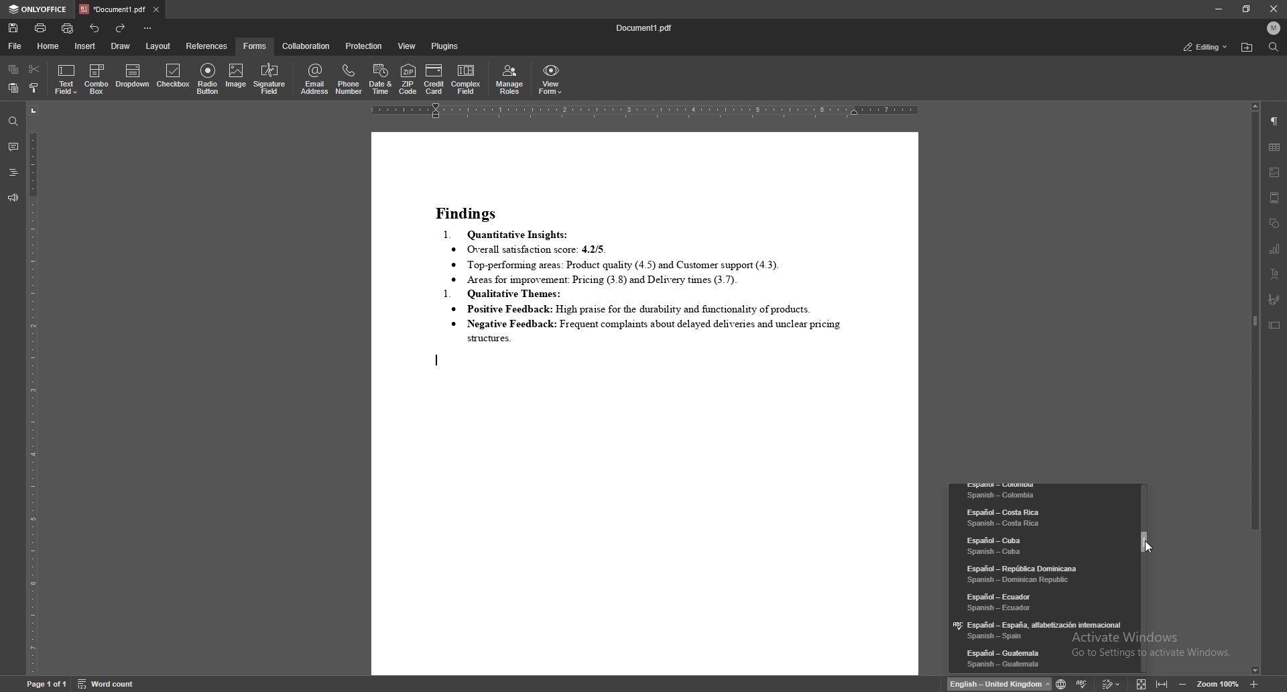 This screenshot has height=692, width=1287. I want to click on spell check, so click(1083, 683).